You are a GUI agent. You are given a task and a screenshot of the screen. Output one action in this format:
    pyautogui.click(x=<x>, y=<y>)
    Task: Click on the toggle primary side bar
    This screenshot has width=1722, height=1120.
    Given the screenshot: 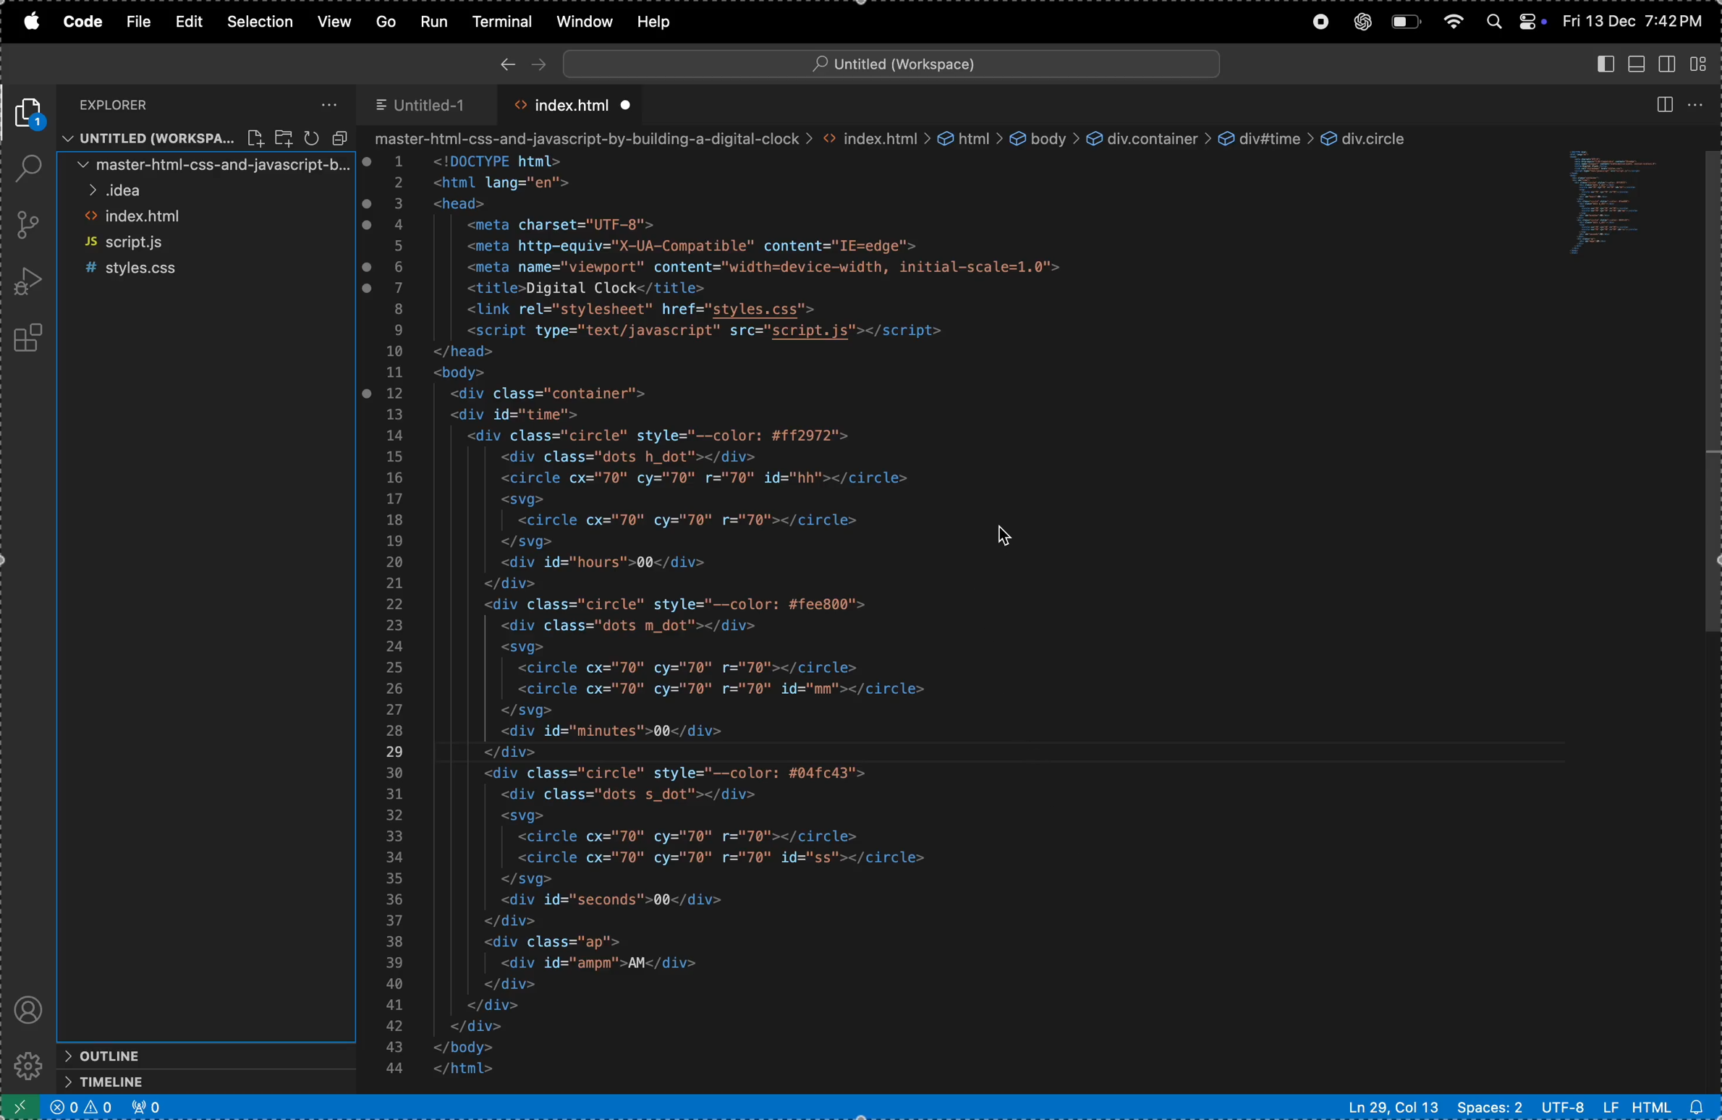 What is the action you would take?
    pyautogui.click(x=1605, y=65)
    